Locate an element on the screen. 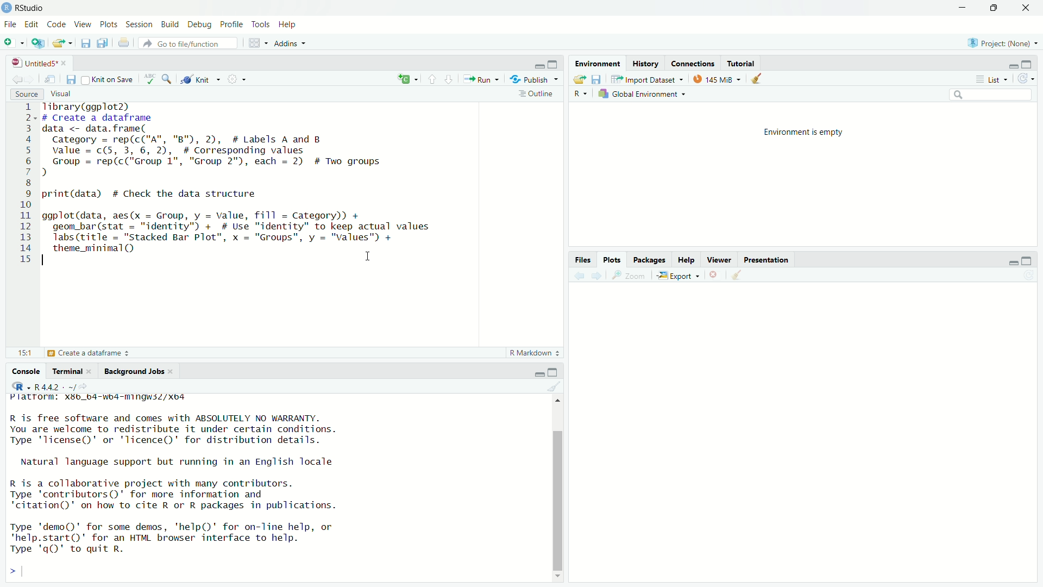 This screenshot has height=587, width=1043. Show in new window is located at coordinates (51, 78).